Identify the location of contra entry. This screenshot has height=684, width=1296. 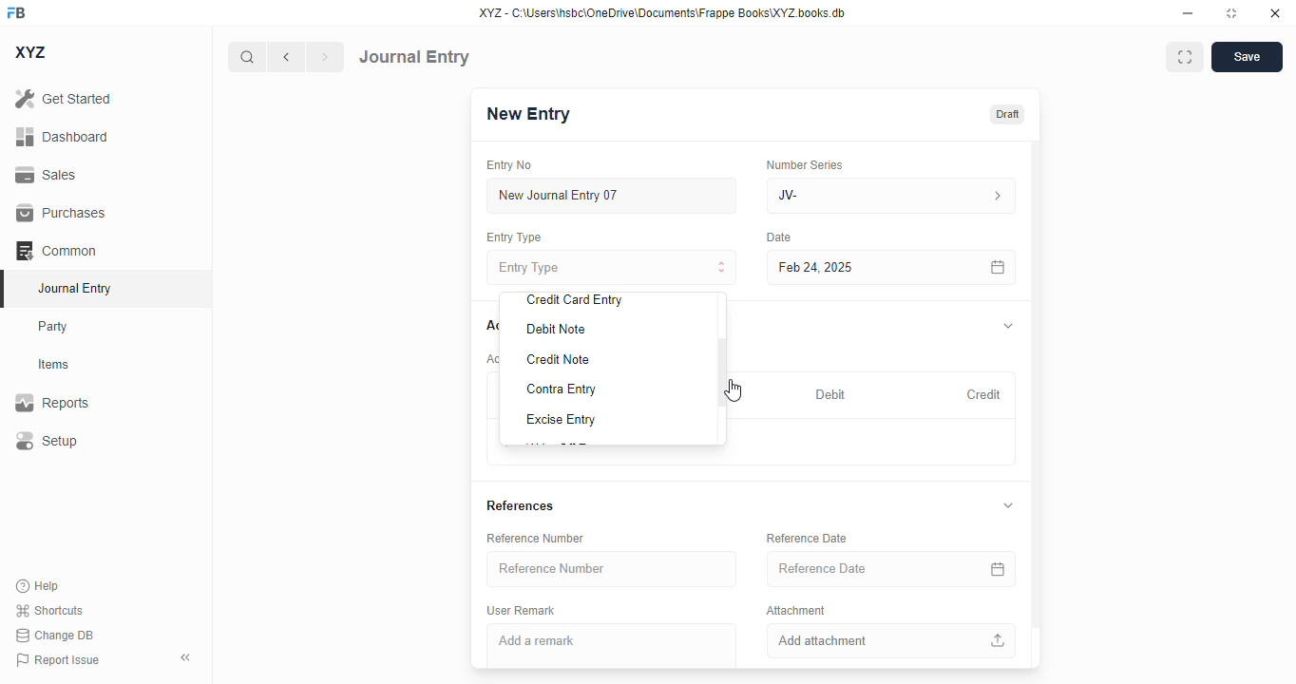
(562, 389).